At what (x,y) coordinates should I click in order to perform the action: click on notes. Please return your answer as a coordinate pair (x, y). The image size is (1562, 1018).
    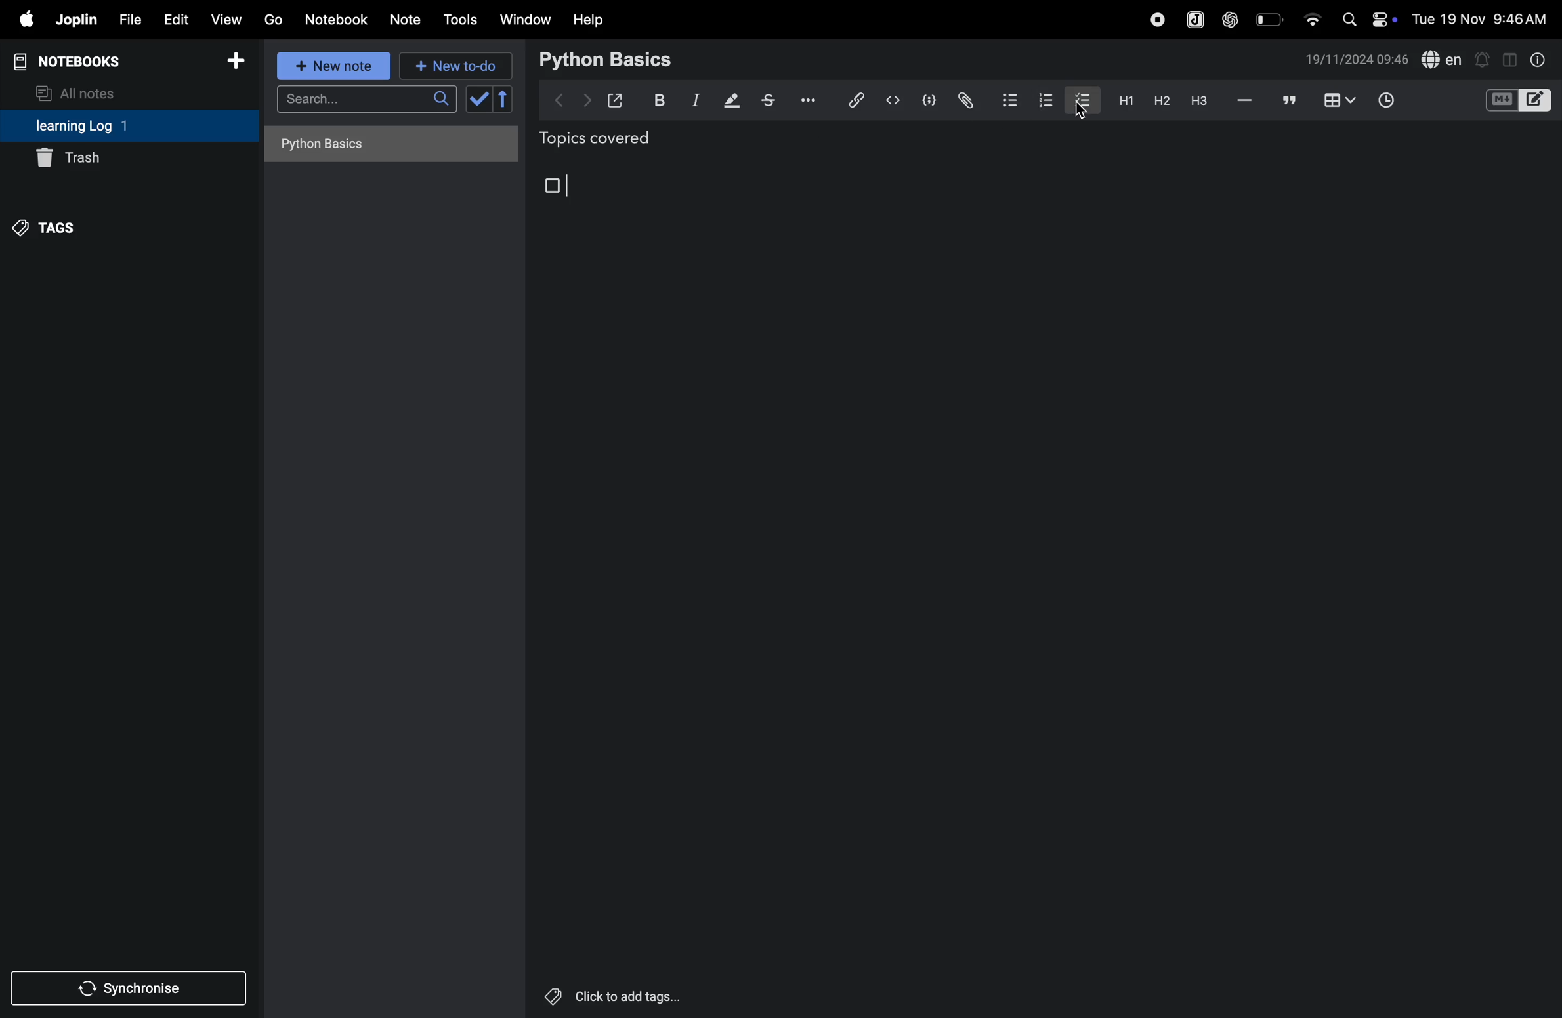
    Looking at the image, I should click on (406, 20).